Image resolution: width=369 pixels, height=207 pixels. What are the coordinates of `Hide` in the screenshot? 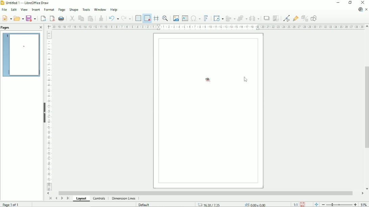 It's located at (44, 112).